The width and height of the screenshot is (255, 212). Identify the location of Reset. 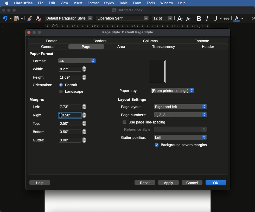
(145, 183).